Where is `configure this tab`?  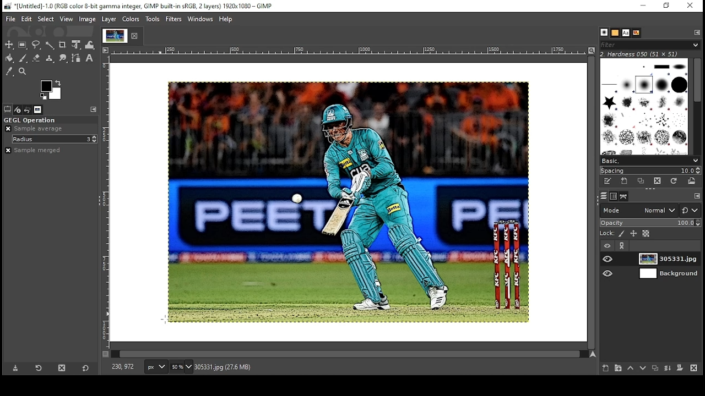 configure this tab is located at coordinates (696, 32).